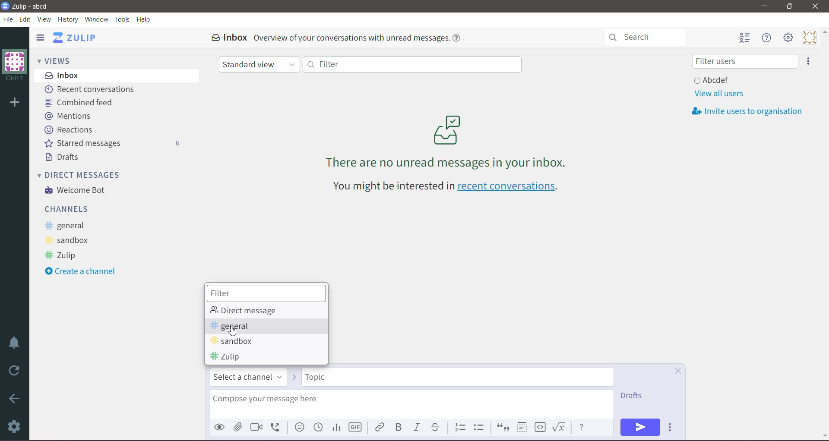 This screenshot has height=441, width=829. I want to click on Bulleted list, so click(481, 427).